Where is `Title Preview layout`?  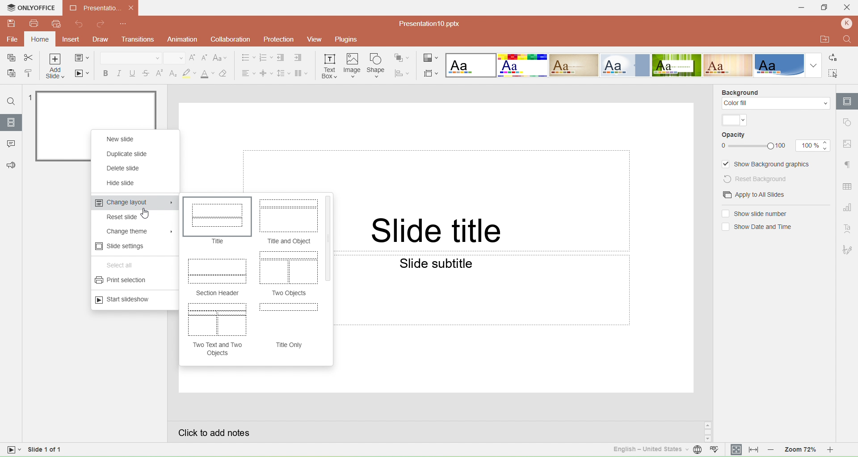 Title Preview layout is located at coordinates (216, 217).